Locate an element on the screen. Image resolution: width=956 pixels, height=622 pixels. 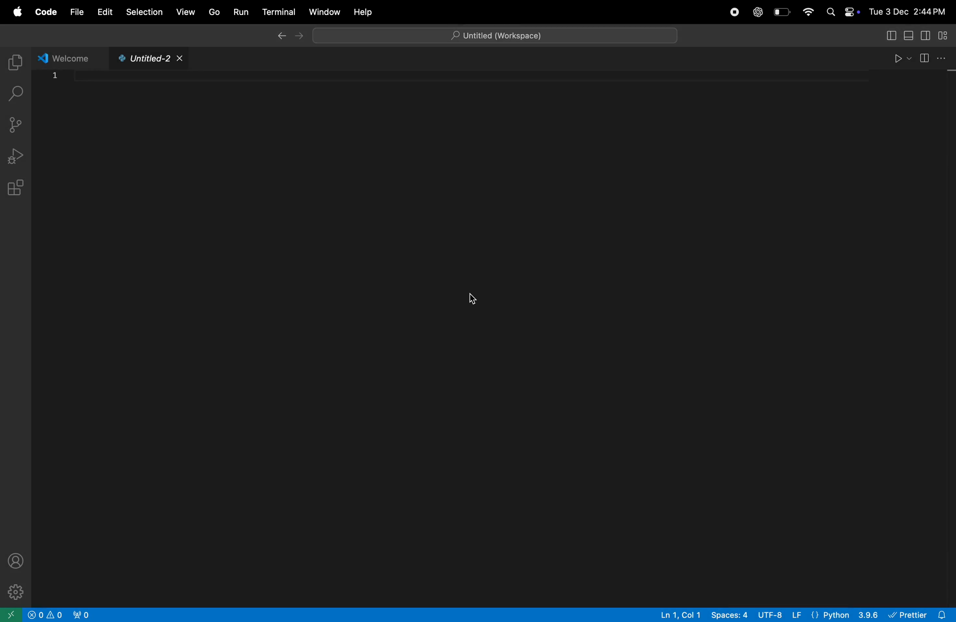
prettier extensions is located at coordinates (921, 614).